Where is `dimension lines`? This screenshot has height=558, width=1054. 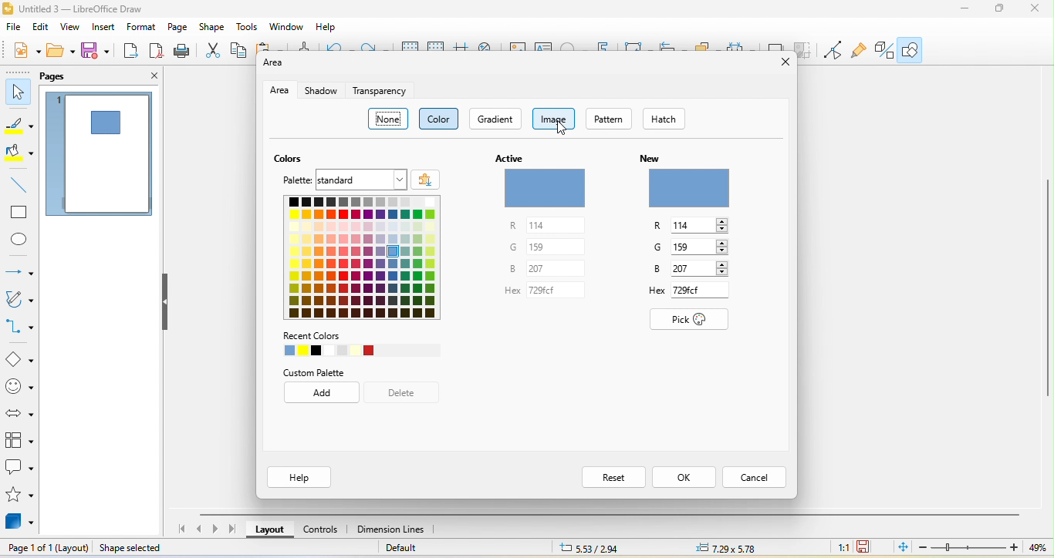
dimension lines is located at coordinates (399, 529).